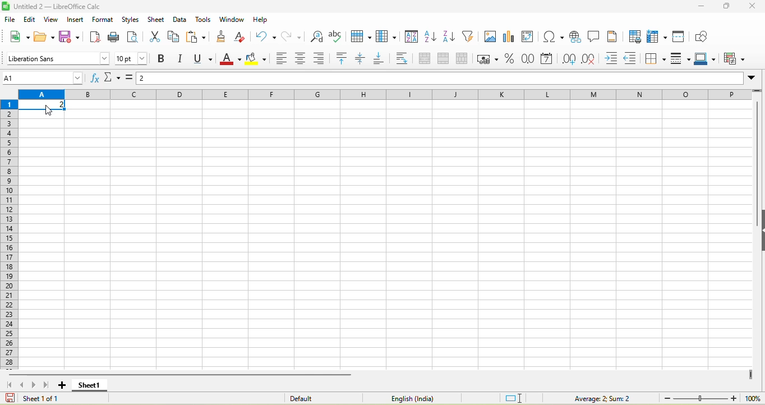 This screenshot has width=765, height=405. I want to click on rows and column, so click(657, 36).